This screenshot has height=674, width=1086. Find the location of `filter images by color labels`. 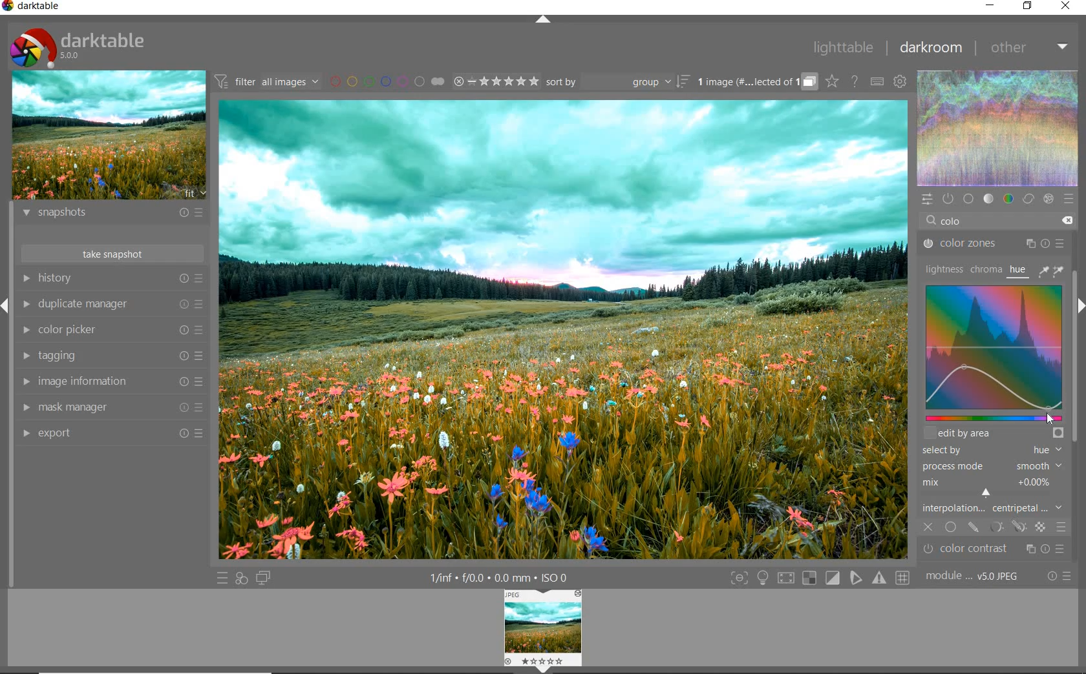

filter images by color labels is located at coordinates (386, 81).